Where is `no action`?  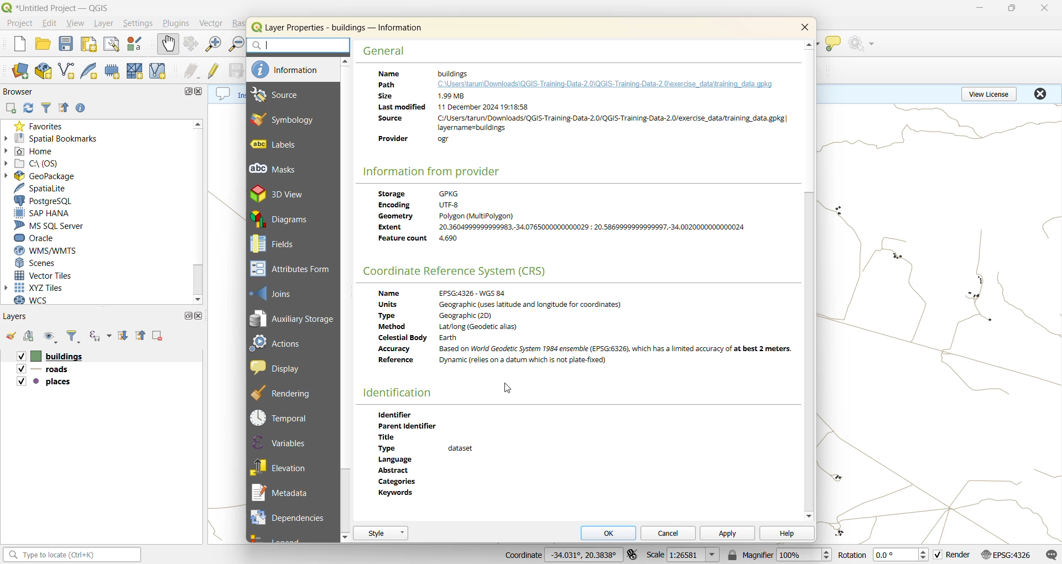 no action is located at coordinates (865, 43).